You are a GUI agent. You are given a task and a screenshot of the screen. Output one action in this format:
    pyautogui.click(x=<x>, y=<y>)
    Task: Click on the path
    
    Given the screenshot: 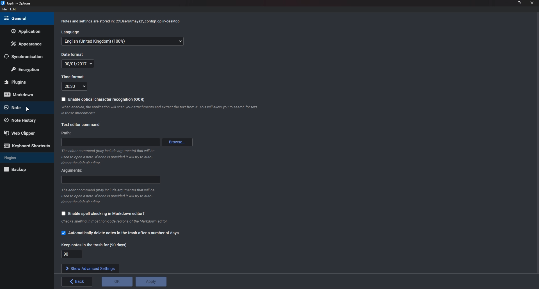 What is the action you would take?
    pyautogui.click(x=111, y=143)
    